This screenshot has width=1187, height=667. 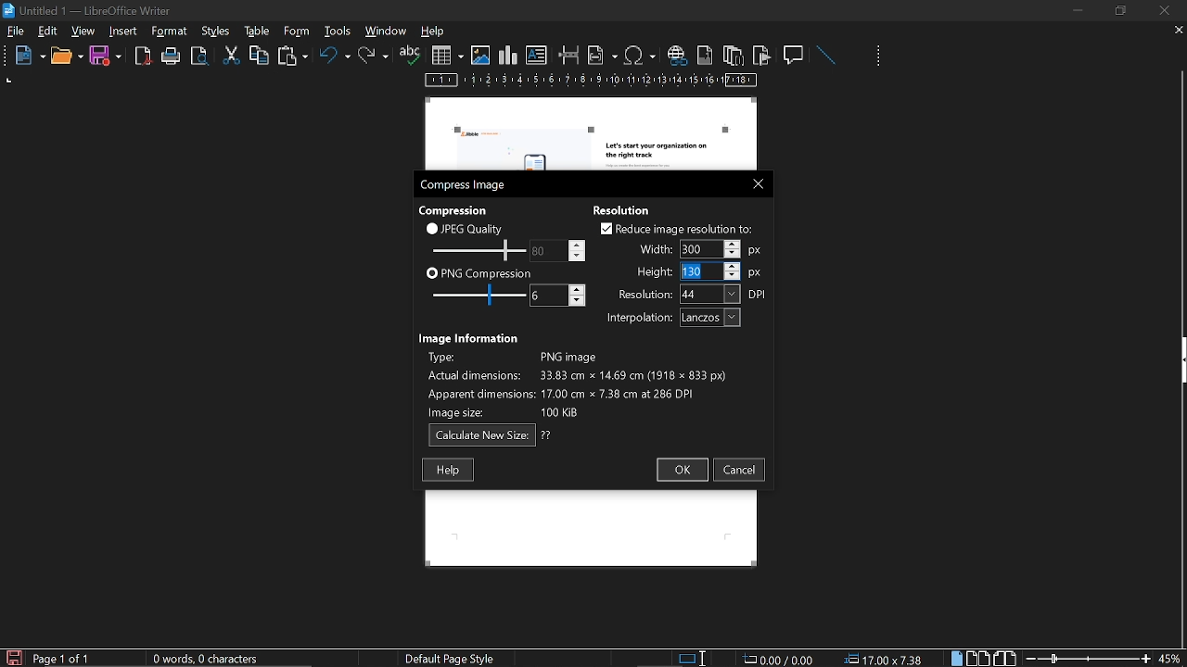 What do you see at coordinates (106, 57) in the screenshot?
I see `save` at bounding box center [106, 57].